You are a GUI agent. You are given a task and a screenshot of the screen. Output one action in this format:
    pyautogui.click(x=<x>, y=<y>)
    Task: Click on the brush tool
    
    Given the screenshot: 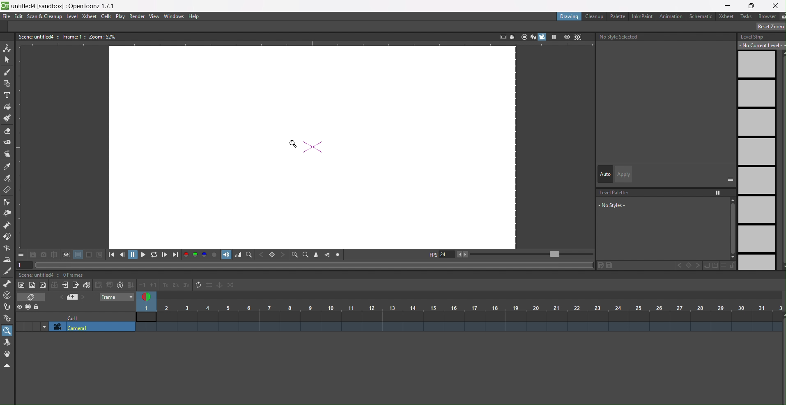 What is the action you would take?
    pyautogui.click(x=8, y=72)
    